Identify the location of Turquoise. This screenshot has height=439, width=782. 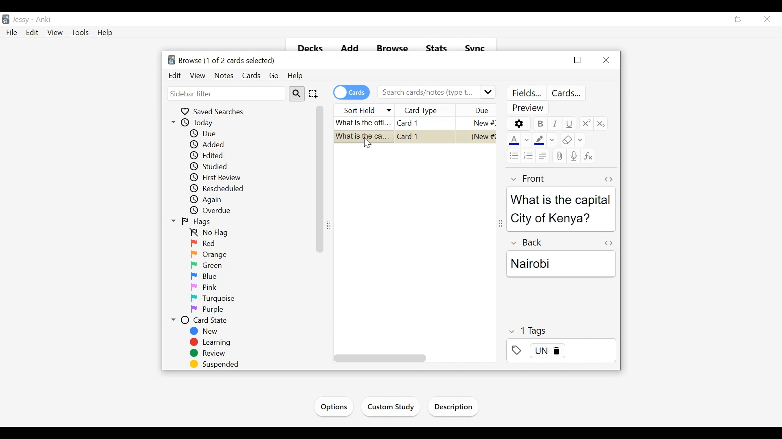
(216, 298).